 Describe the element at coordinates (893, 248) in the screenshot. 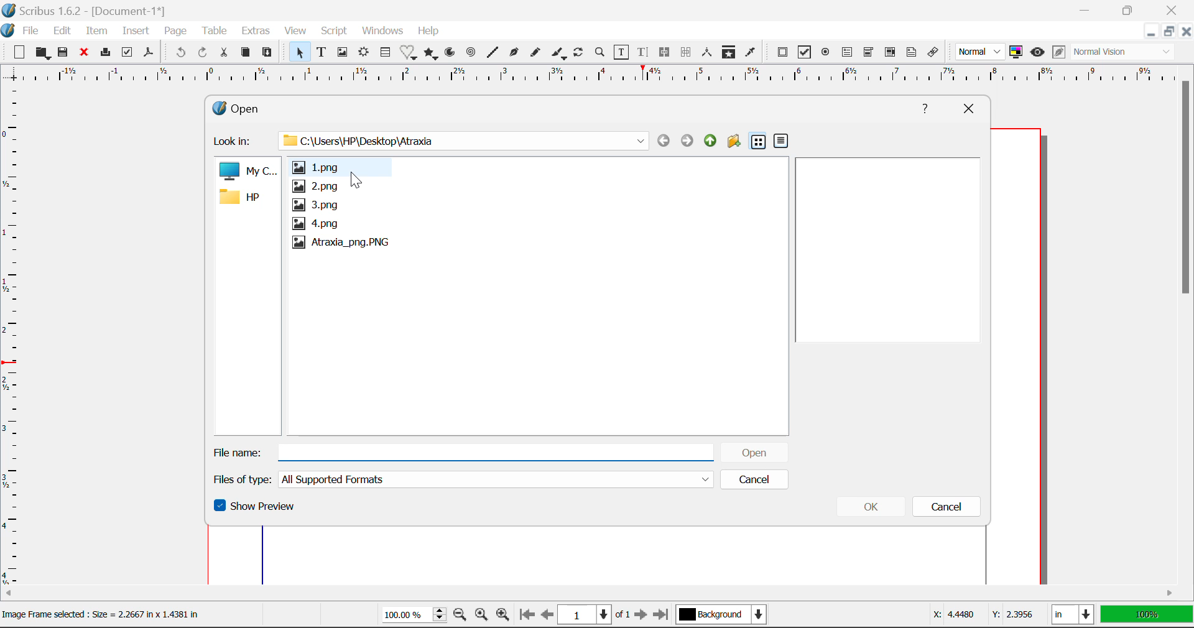

I see `Preview` at that location.